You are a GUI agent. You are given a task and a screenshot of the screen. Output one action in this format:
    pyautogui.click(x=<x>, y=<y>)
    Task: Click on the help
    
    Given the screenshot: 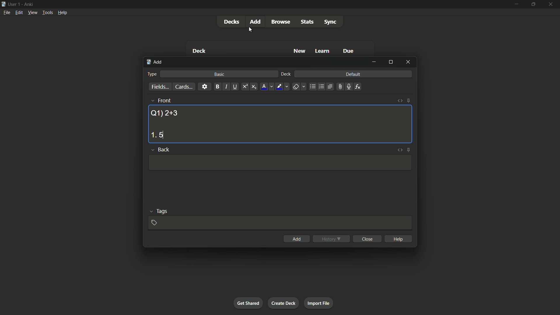 What is the action you would take?
    pyautogui.click(x=399, y=239)
    